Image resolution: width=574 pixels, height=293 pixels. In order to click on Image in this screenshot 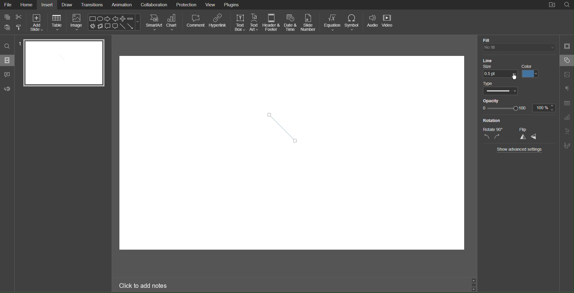, I will do `click(77, 23)`.